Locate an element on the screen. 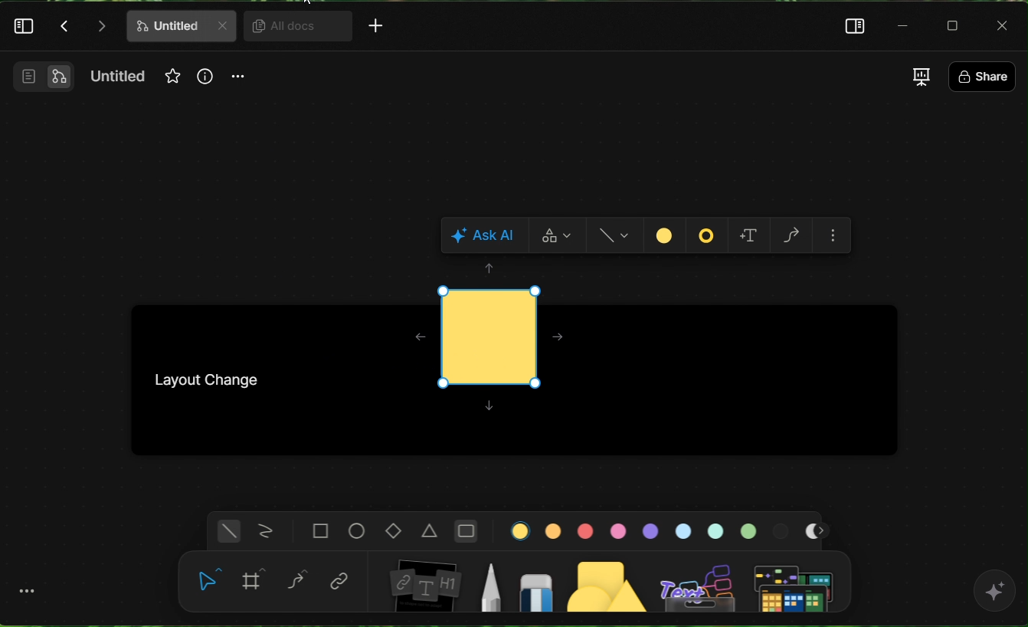 The height and width of the screenshot is (627, 1028). select is located at coordinates (208, 586).